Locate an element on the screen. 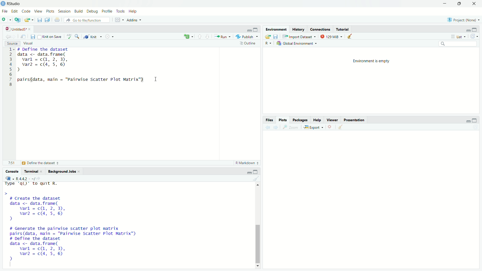 This screenshot has width=482, height=271. # Define the dataset is located at coordinates (41, 163).